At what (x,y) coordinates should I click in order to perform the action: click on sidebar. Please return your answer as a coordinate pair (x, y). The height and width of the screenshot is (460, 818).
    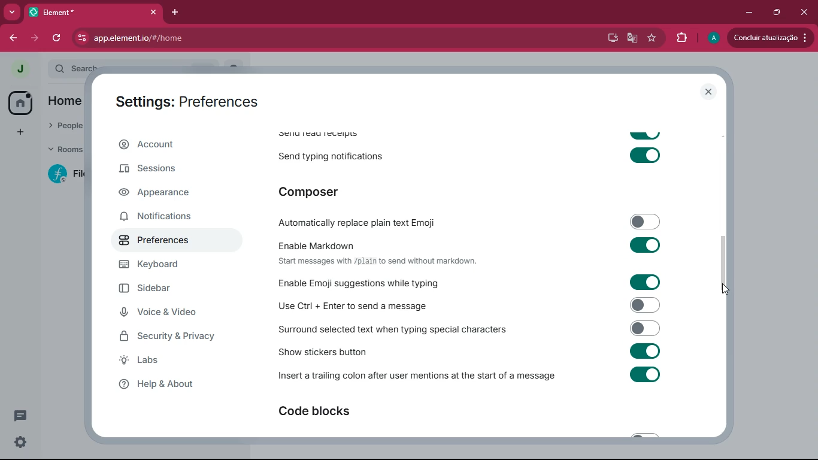
    Looking at the image, I should click on (169, 290).